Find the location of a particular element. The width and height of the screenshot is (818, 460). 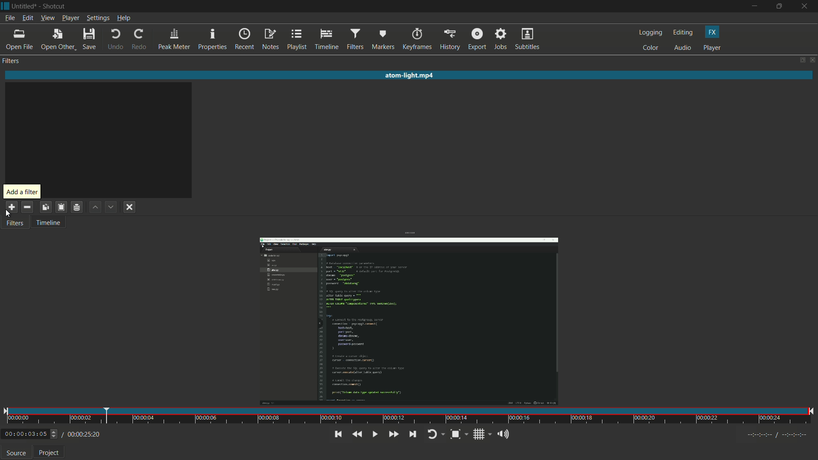

minimize is located at coordinates (754, 6).